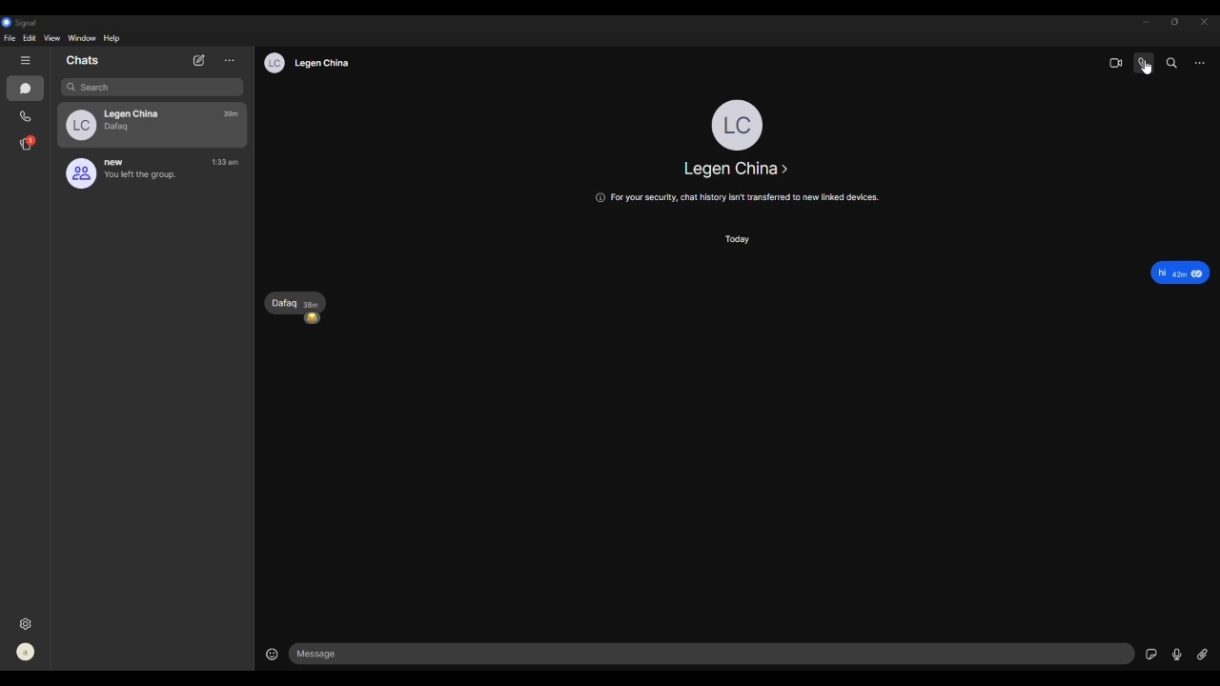  I want to click on delivered and read, so click(1203, 272).